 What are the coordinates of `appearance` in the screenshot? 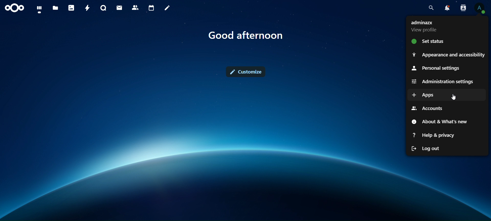 It's located at (448, 54).